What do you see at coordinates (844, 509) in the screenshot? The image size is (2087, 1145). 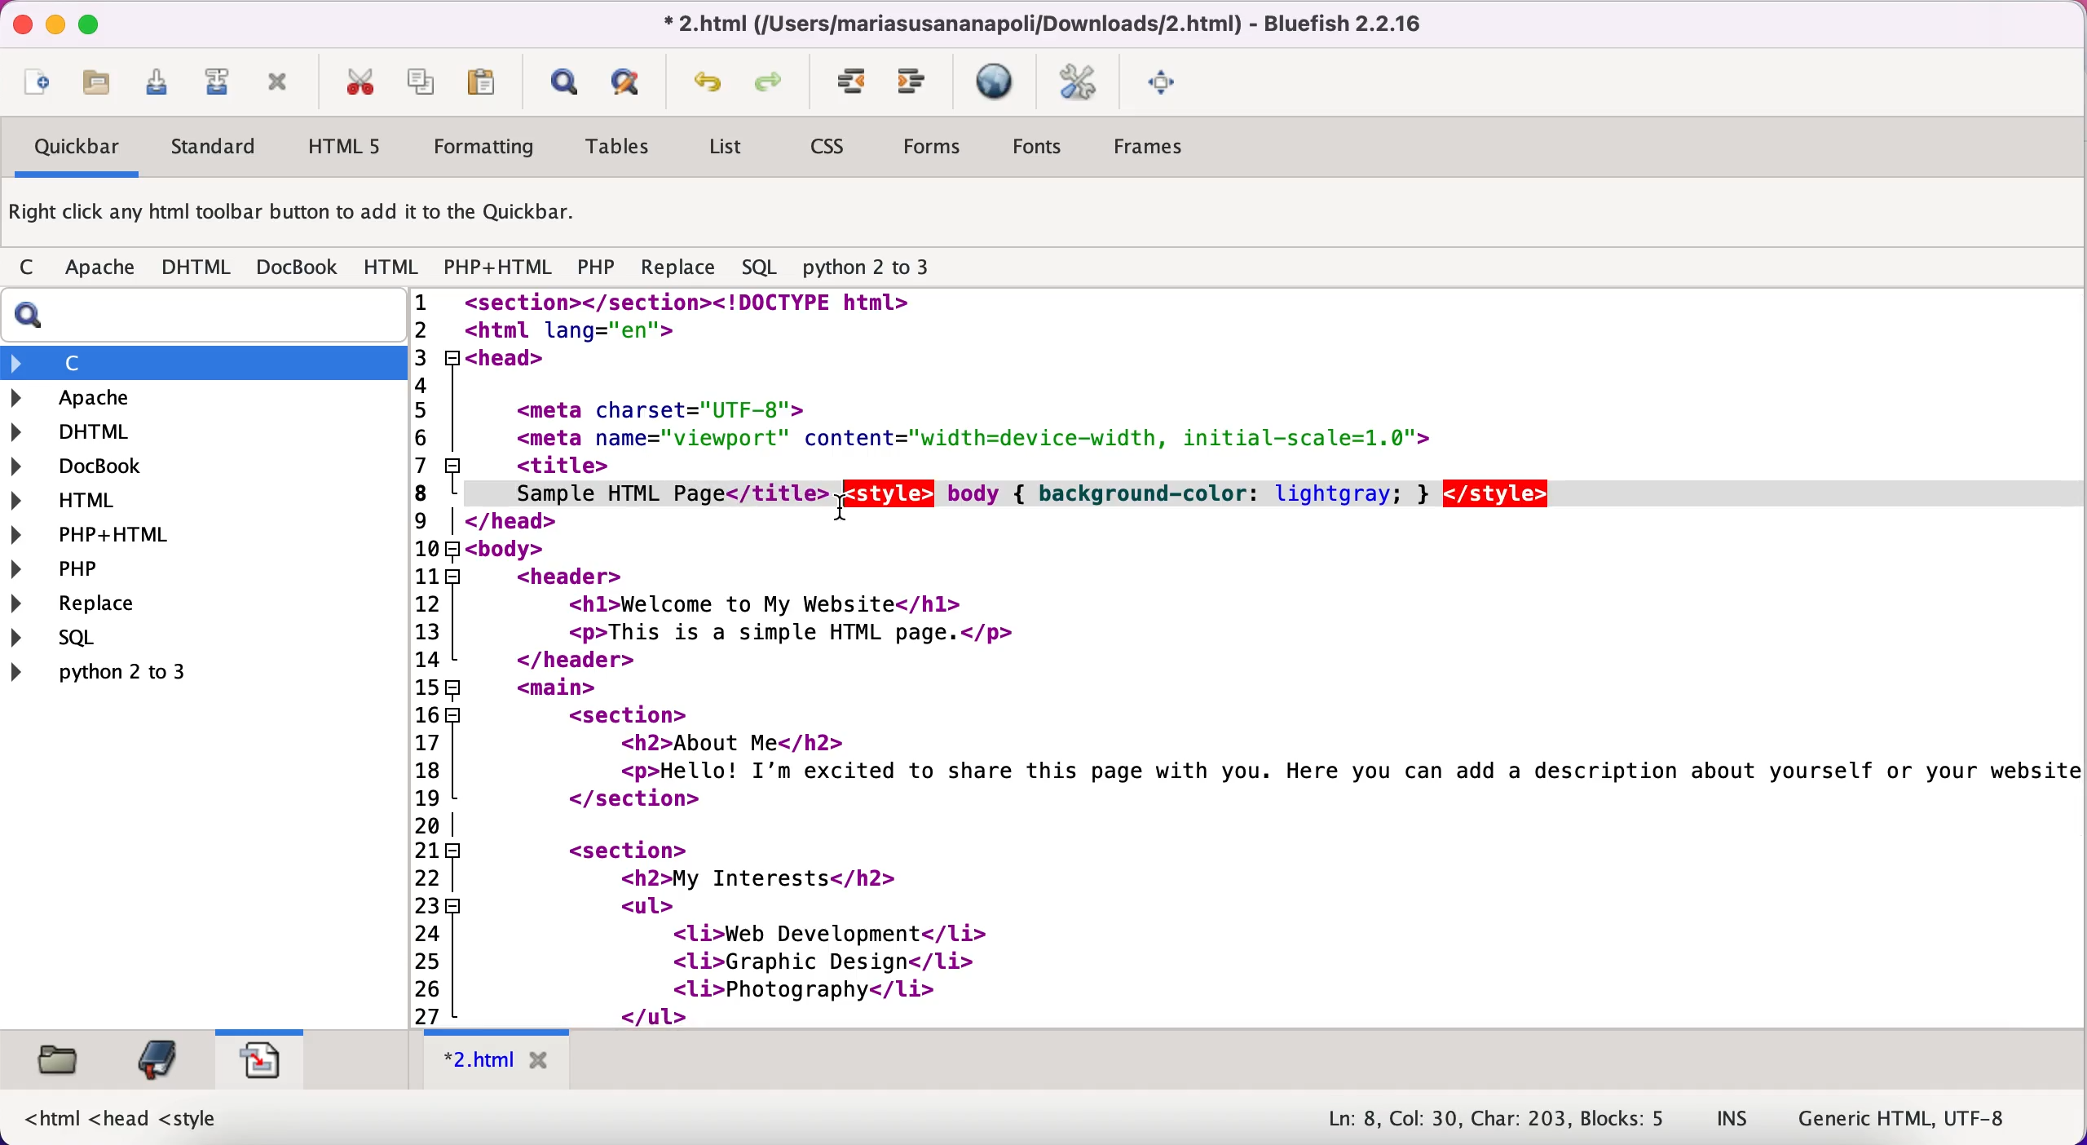 I see `cursor ` at bounding box center [844, 509].